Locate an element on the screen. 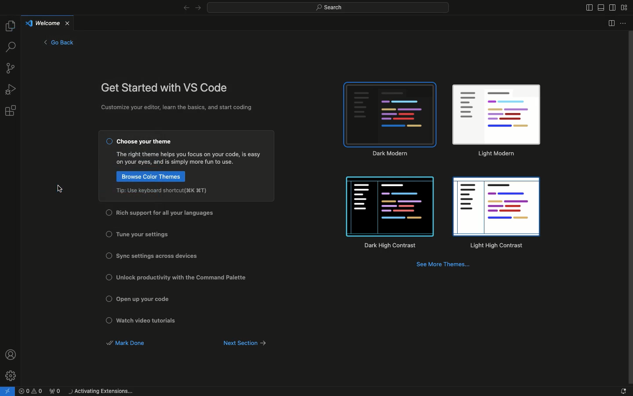 This screenshot has height=396, width=633. Light modem is located at coordinates (496, 121).